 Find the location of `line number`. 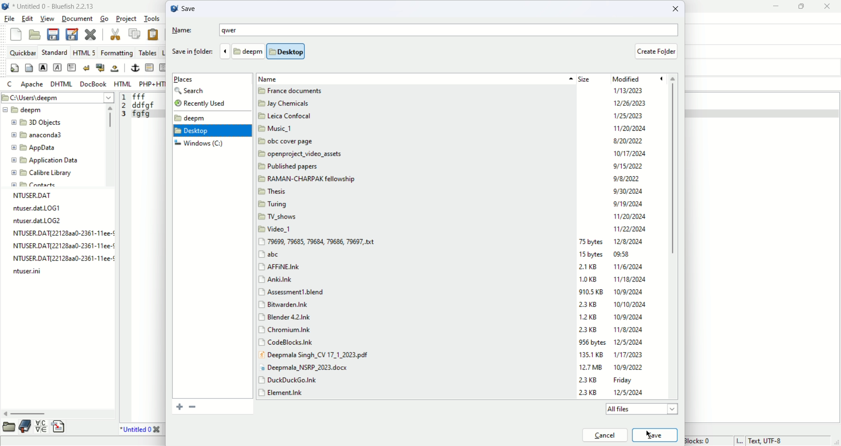

line number is located at coordinates (124, 107).